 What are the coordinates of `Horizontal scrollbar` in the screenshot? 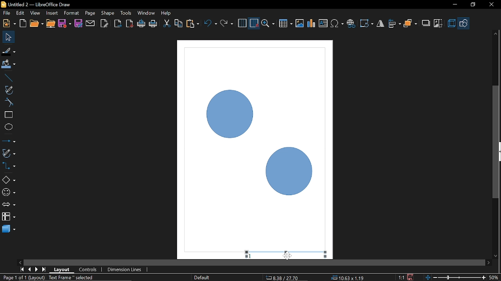 It's located at (254, 263).